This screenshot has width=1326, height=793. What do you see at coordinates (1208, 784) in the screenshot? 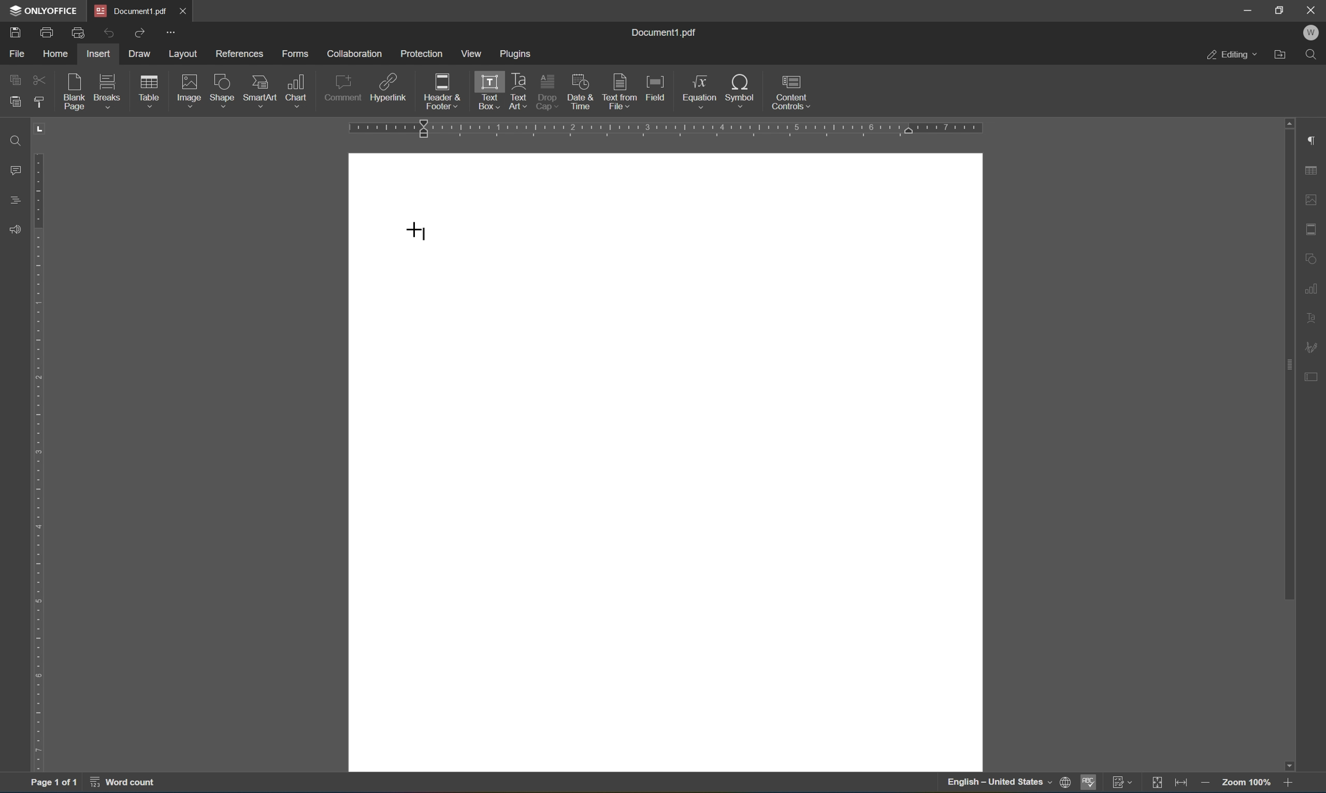
I see `zoom in` at bounding box center [1208, 784].